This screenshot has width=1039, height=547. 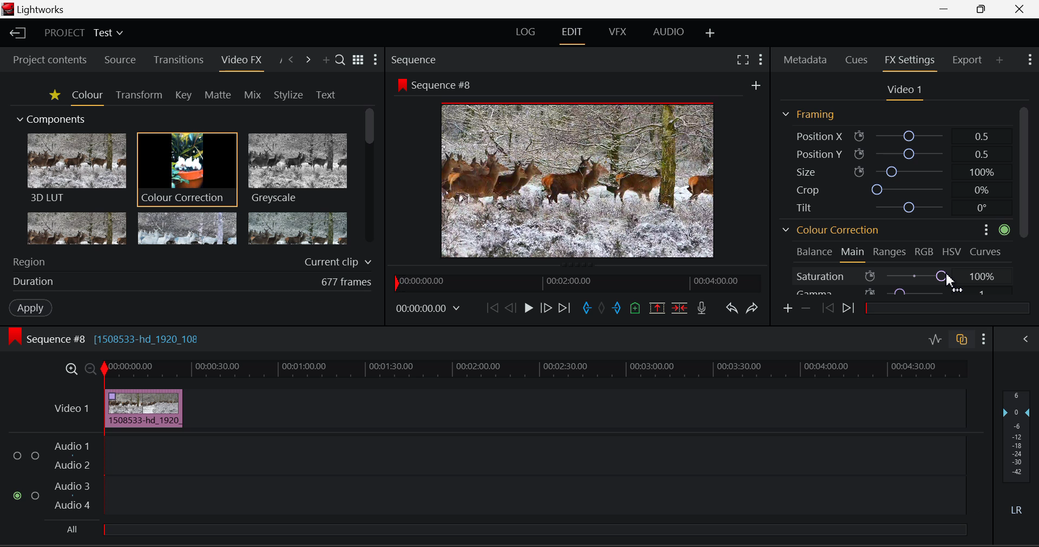 I want to click on Previous Panel, so click(x=291, y=59).